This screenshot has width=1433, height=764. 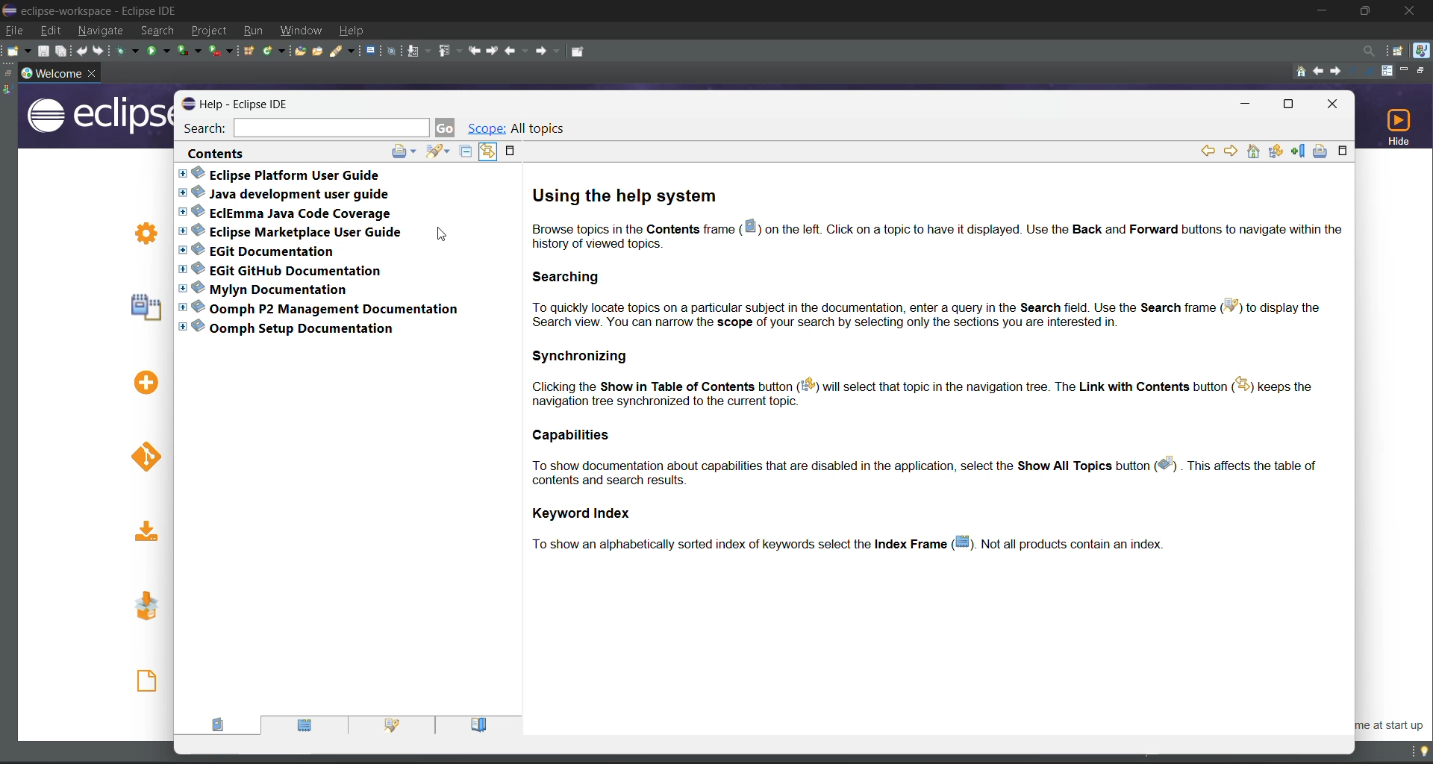 I want to click on search, so click(x=440, y=154).